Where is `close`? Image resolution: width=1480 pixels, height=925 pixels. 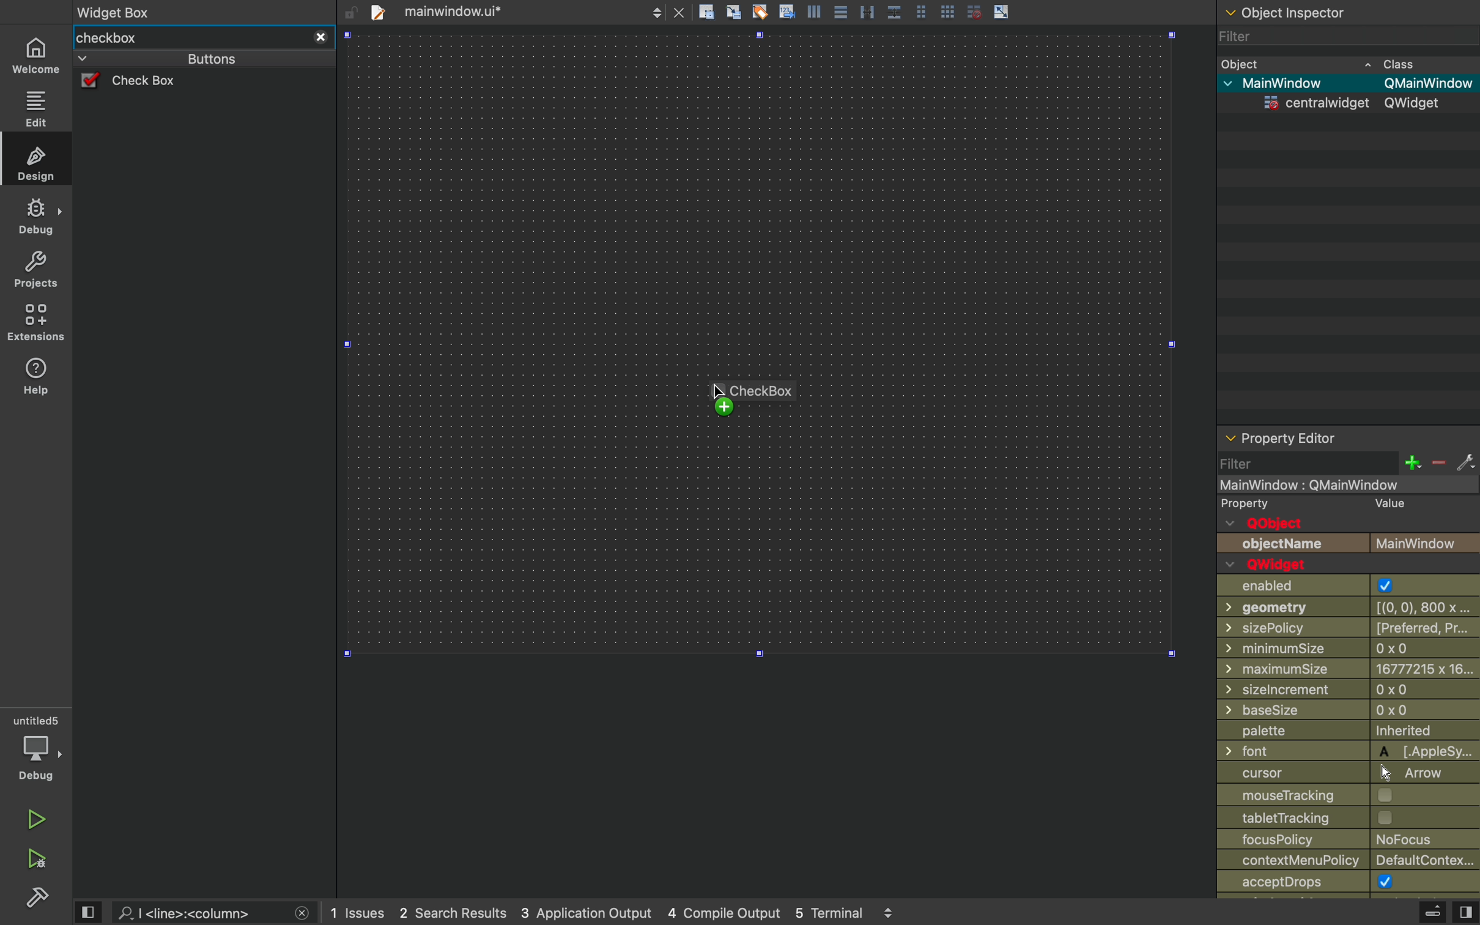
close is located at coordinates (320, 39).